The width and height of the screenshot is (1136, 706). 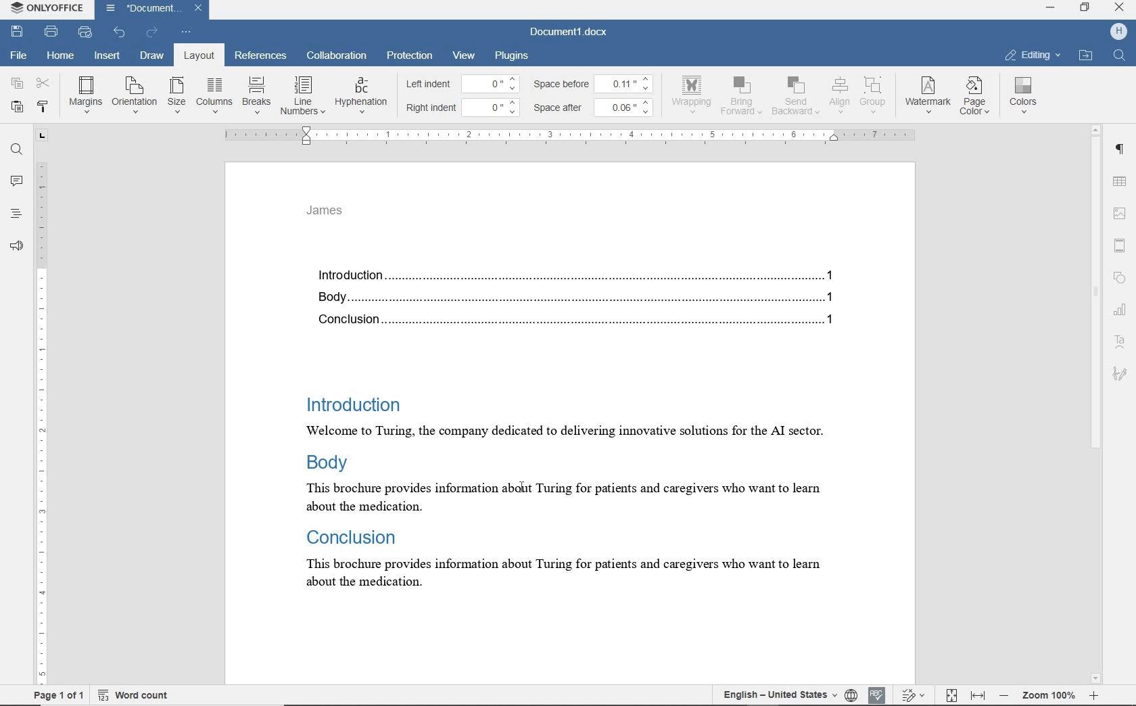 What do you see at coordinates (361, 96) in the screenshot?
I see `hyphenation` at bounding box center [361, 96].